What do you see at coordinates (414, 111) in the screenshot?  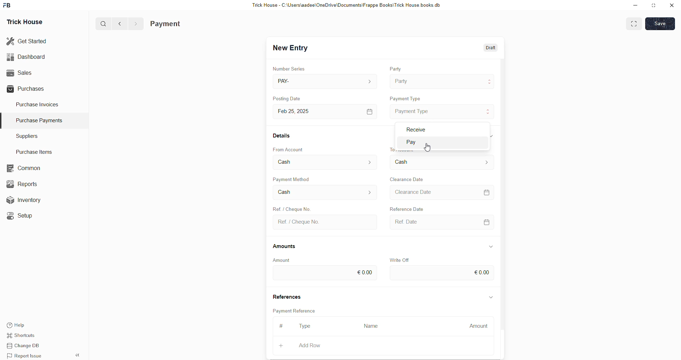 I see `Payment Type` at bounding box center [414, 111].